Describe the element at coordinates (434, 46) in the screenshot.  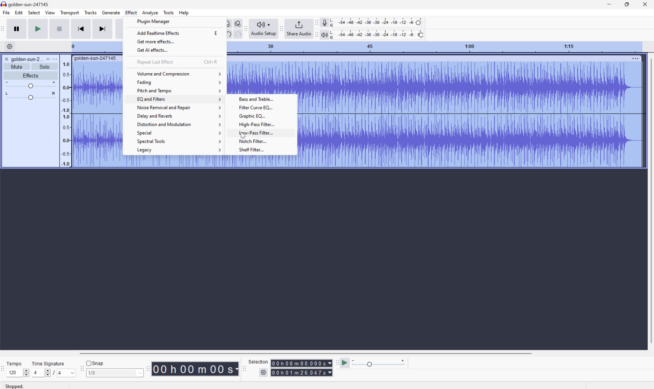
I see `Scale` at that location.